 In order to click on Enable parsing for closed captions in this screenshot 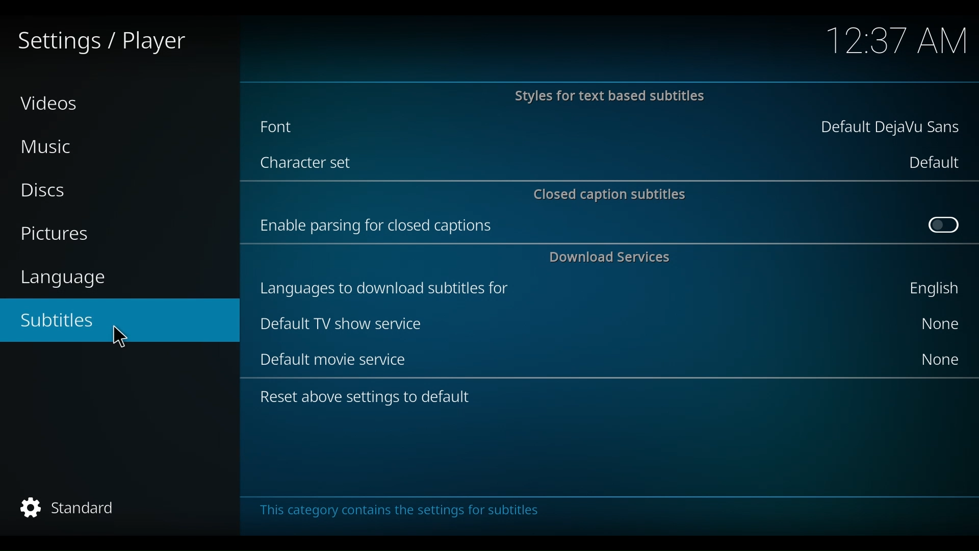, I will do `click(379, 226)`.